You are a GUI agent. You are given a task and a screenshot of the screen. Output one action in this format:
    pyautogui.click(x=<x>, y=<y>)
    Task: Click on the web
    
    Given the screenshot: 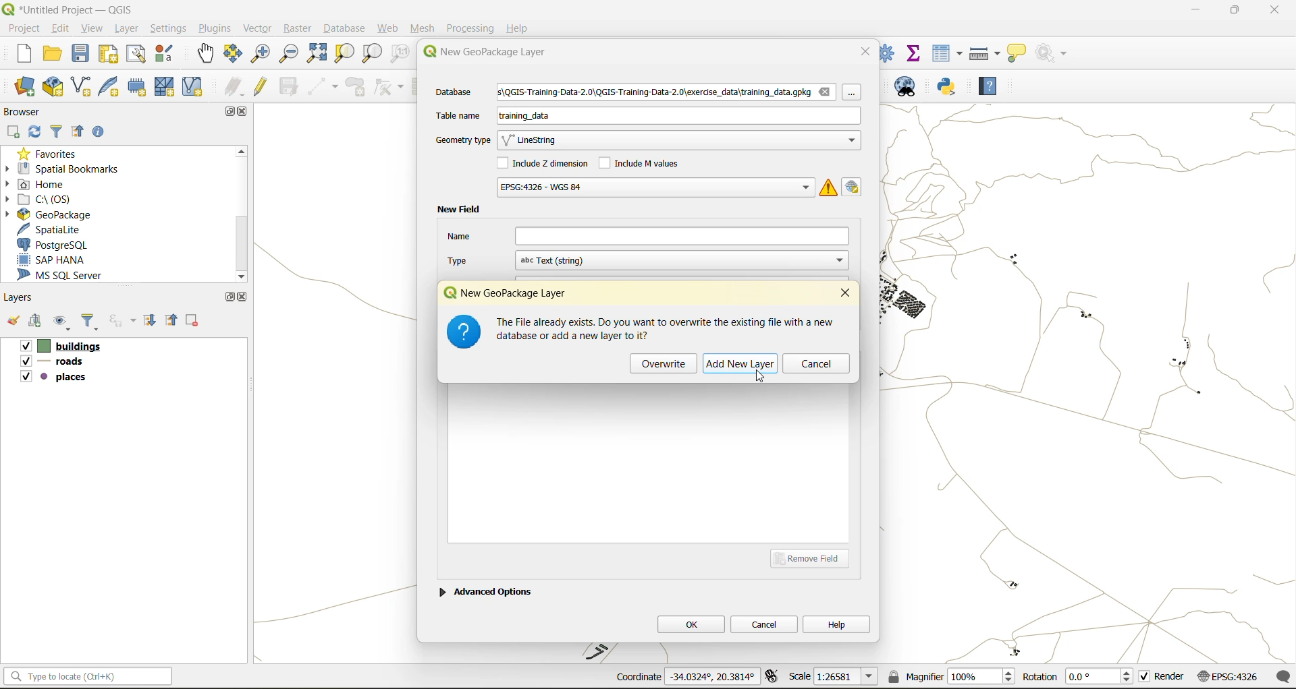 What is the action you would take?
    pyautogui.click(x=389, y=28)
    